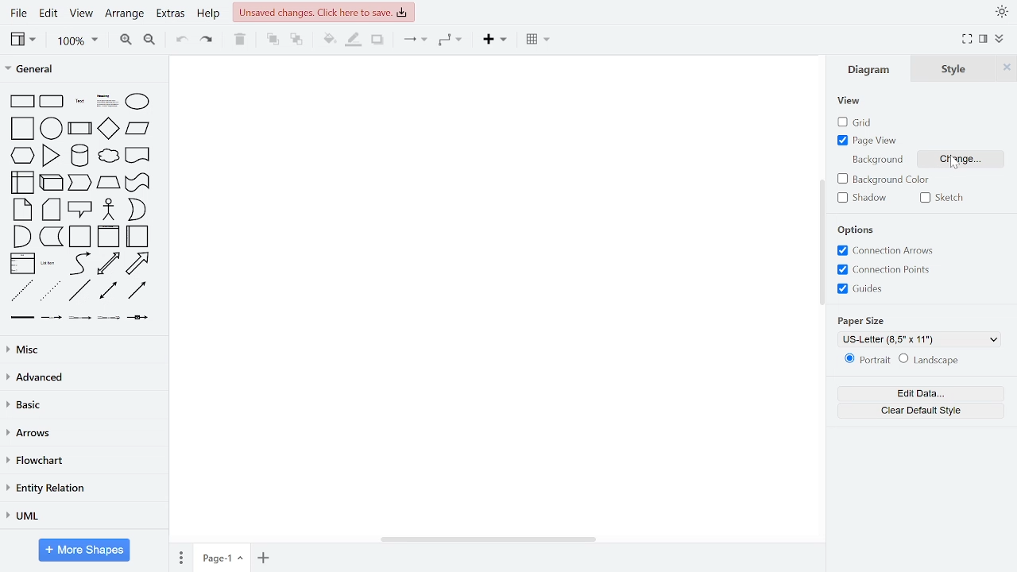  What do you see at coordinates (1000, 39) in the screenshot?
I see `collapse` at bounding box center [1000, 39].